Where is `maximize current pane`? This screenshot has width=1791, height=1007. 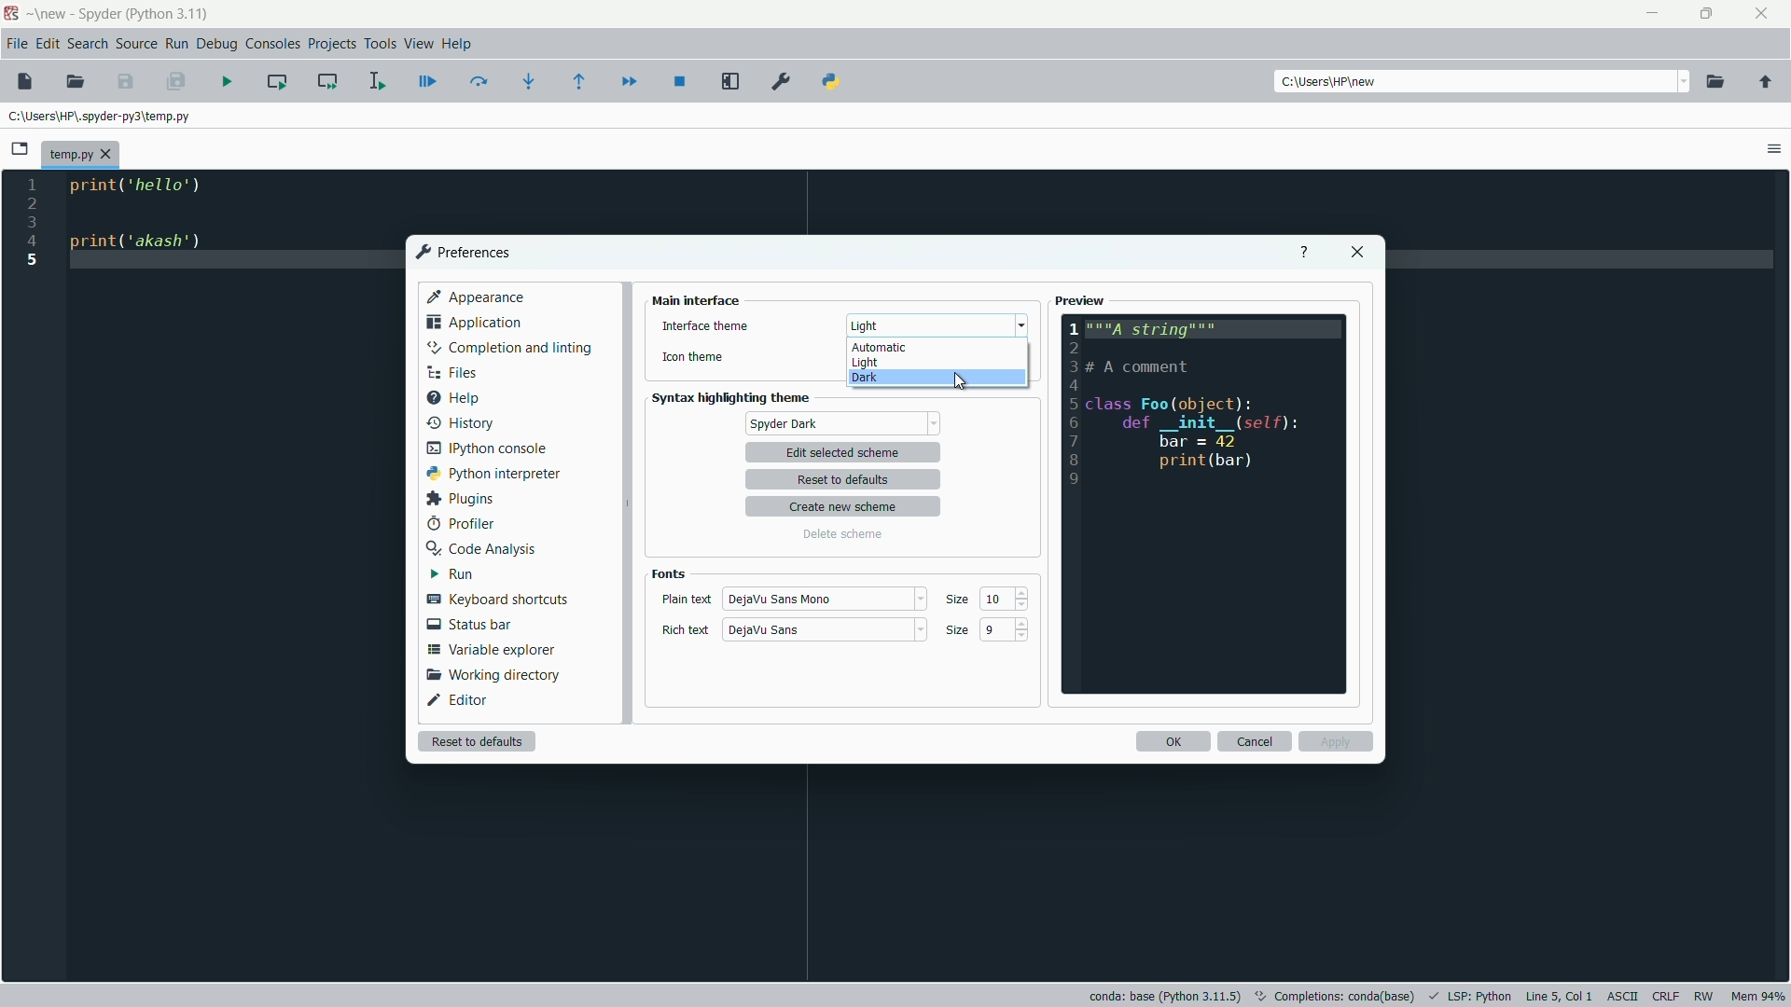
maximize current pane is located at coordinates (731, 83).